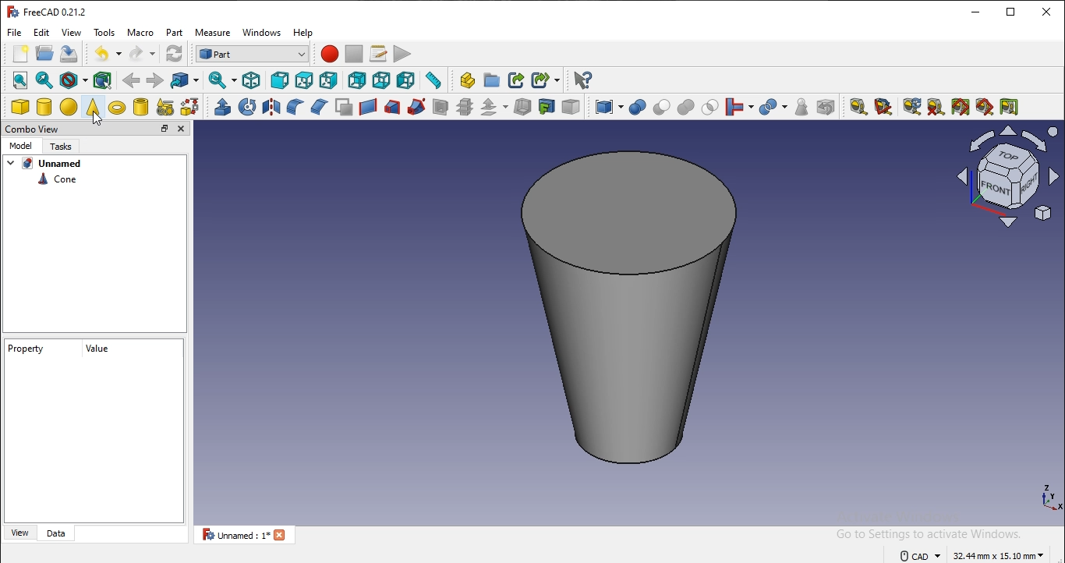 This screenshot has width=1065, height=563. Describe the element at coordinates (131, 80) in the screenshot. I see `backward` at that location.